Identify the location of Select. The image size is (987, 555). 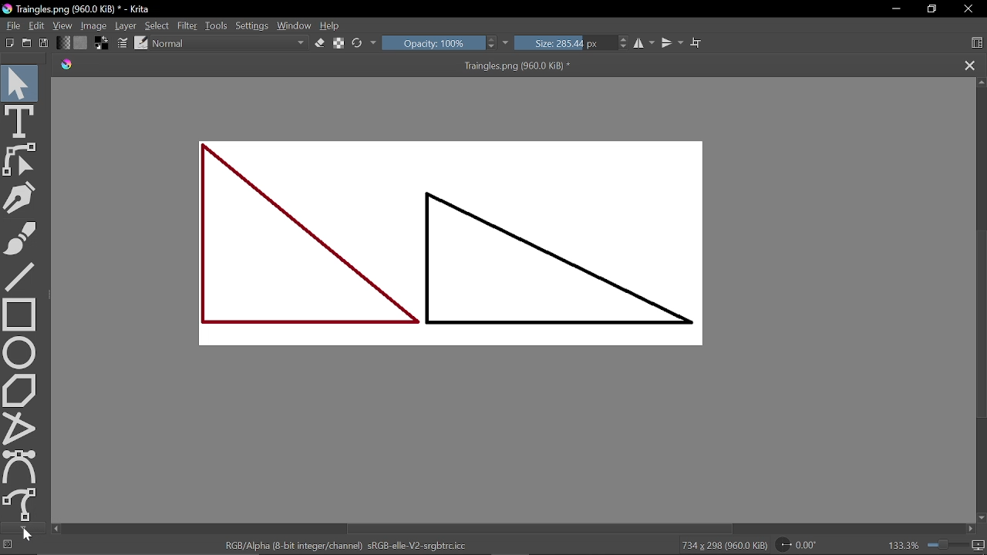
(158, 25).